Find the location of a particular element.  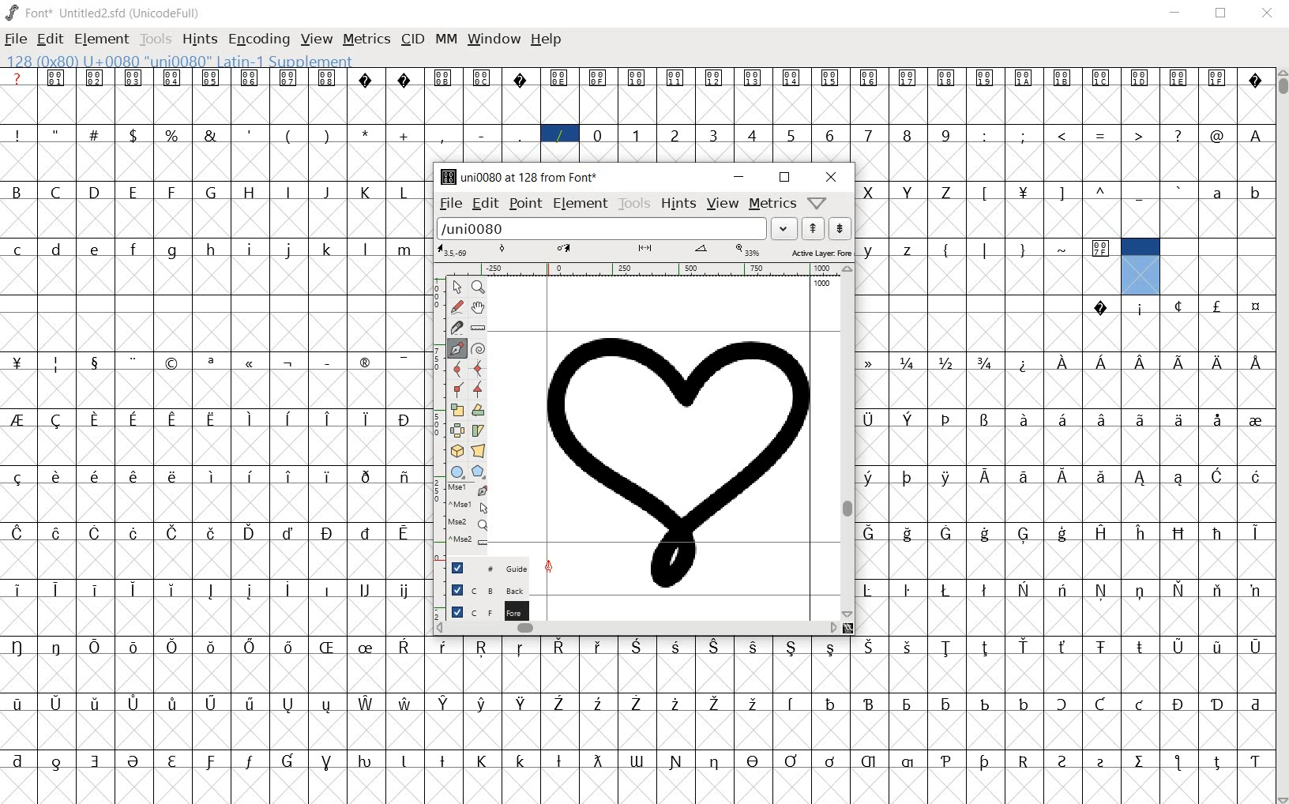

glyph is located at coordinates (1141, 419).